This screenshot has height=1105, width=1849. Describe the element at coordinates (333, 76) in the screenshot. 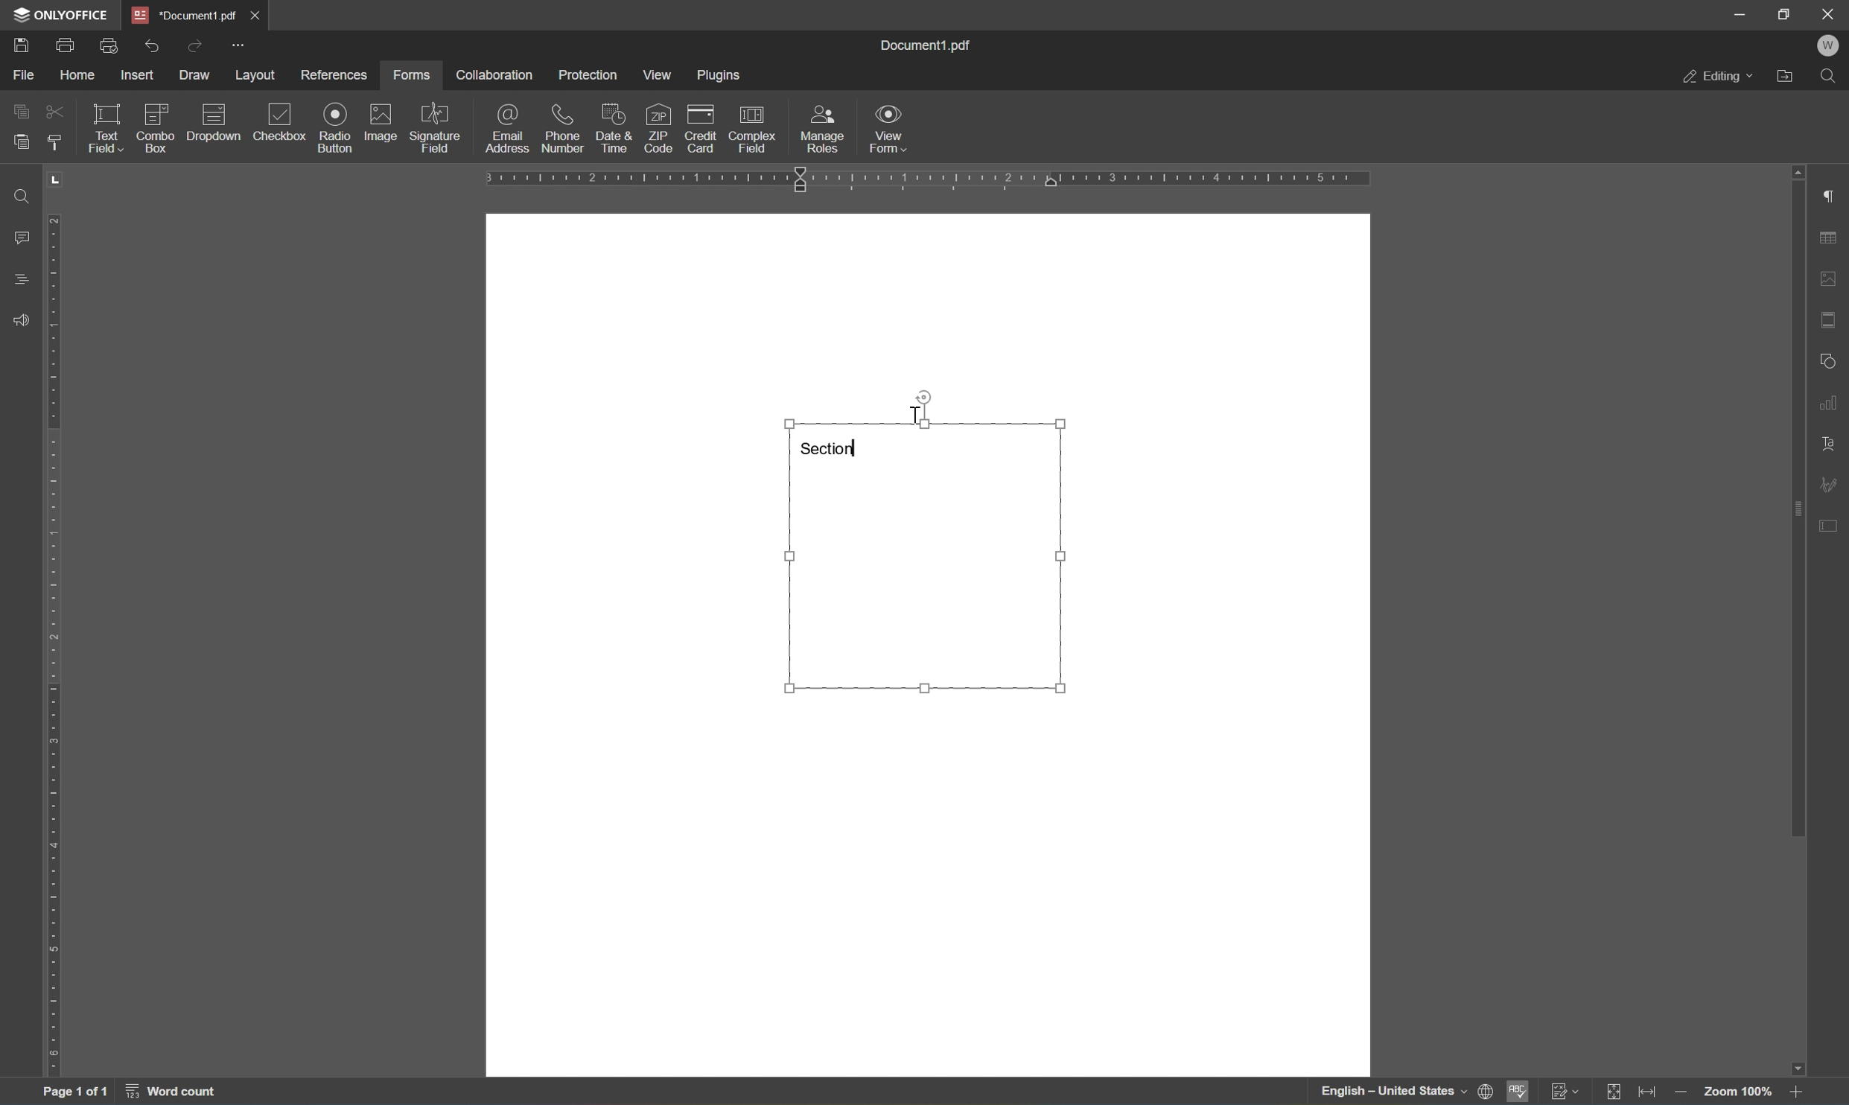

I see `references` at that location.